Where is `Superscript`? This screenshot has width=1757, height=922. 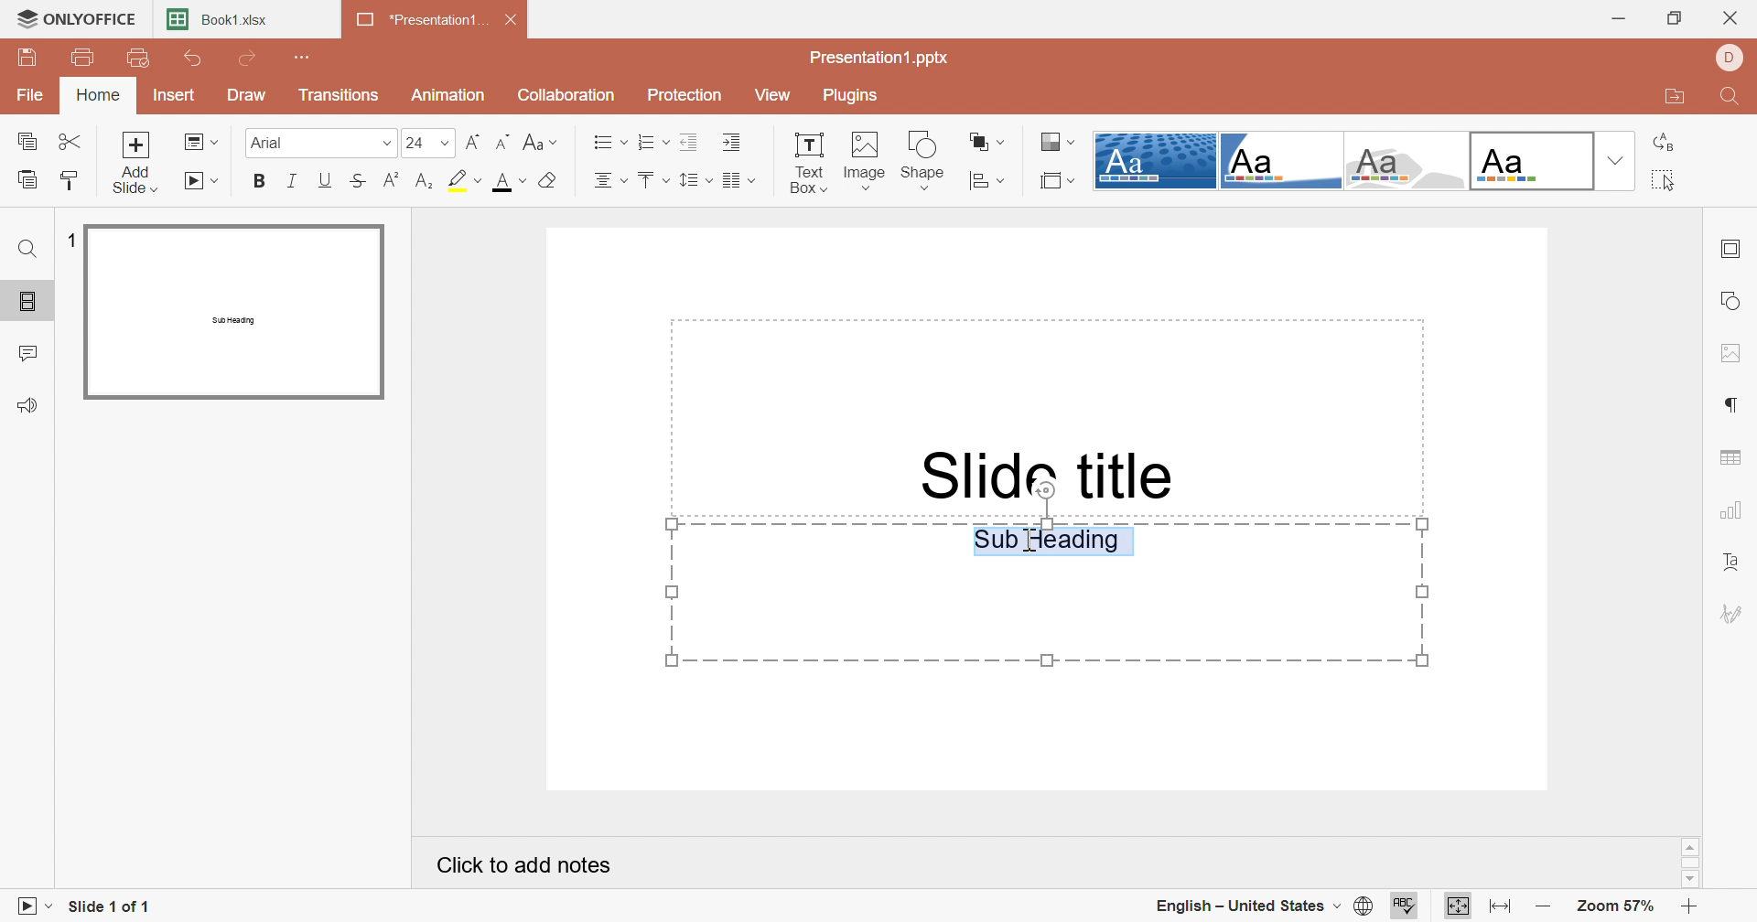 Superscript is located at coordinates (393, 179).